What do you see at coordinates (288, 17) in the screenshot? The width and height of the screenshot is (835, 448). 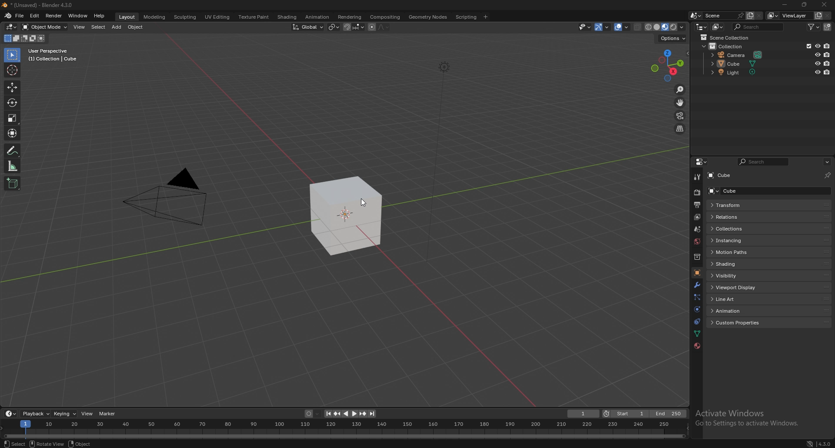 I see `shading` at bounding box center [288, 17].